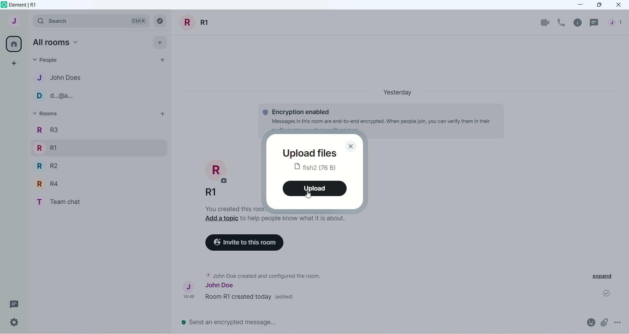 Image resolution: width=629 pixels, height=334 pixels. What do you see at coordinates (316, 168) in the screenshot?
I see `fish2 (76B)` at bounding box center [316, 168].